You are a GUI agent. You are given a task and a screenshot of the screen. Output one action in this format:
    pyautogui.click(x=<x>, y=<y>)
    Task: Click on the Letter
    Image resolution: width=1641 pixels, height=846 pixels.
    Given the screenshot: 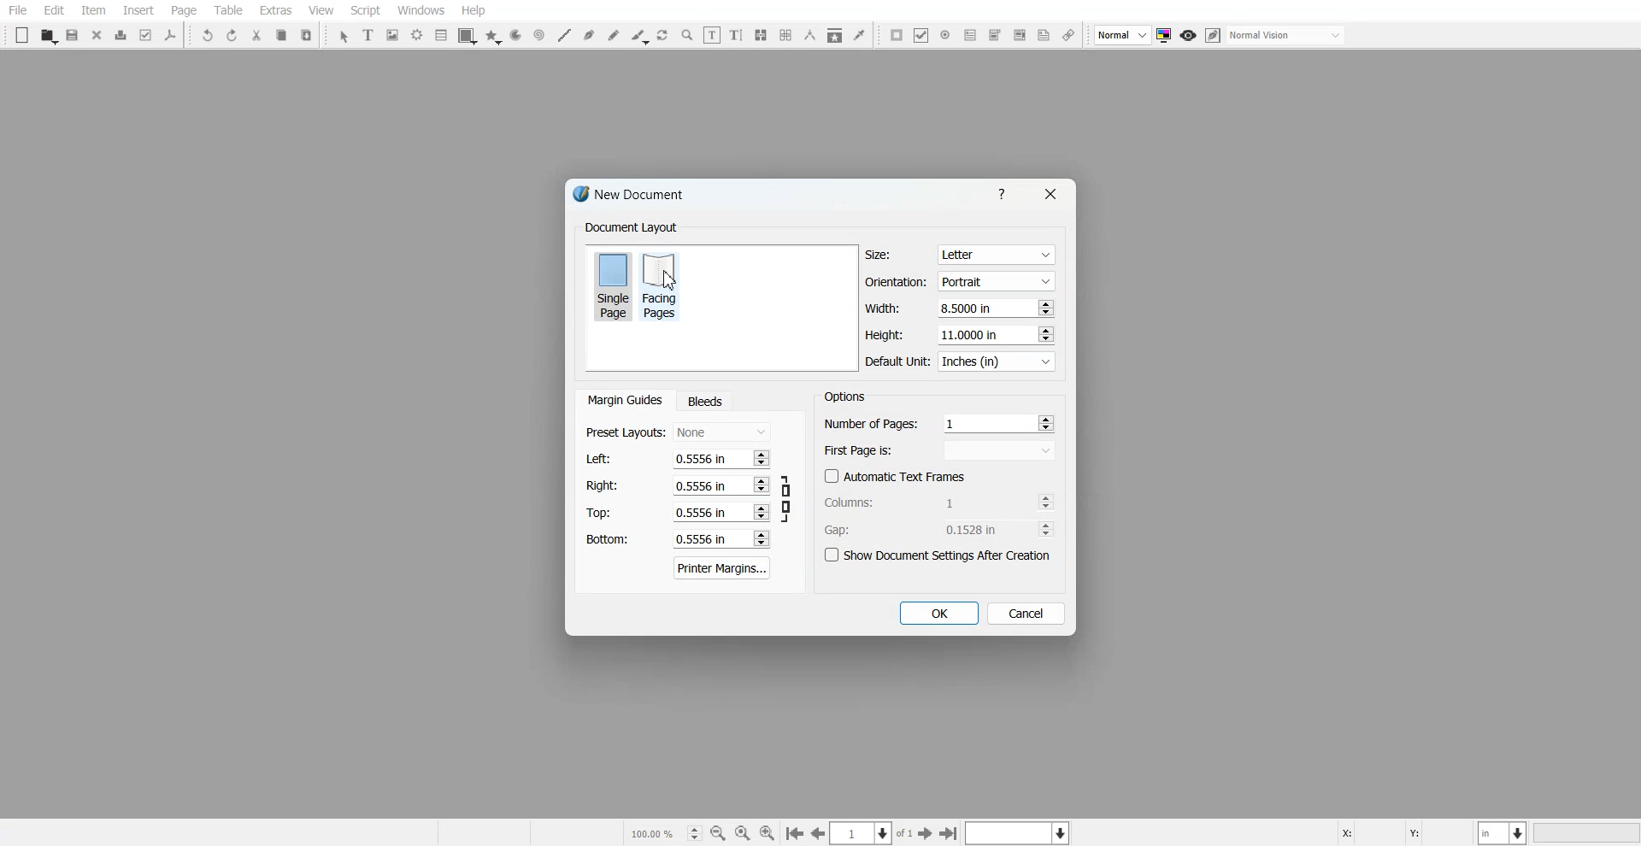 What is the action you would take?
    pyautogui.click(x=995, y=256)
    